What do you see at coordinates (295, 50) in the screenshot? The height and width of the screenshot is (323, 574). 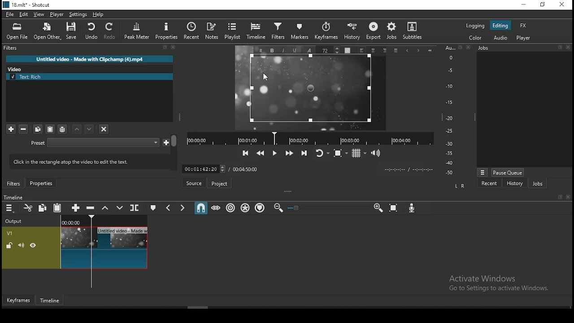 I see `Underline` at bounding box center [295, 50].